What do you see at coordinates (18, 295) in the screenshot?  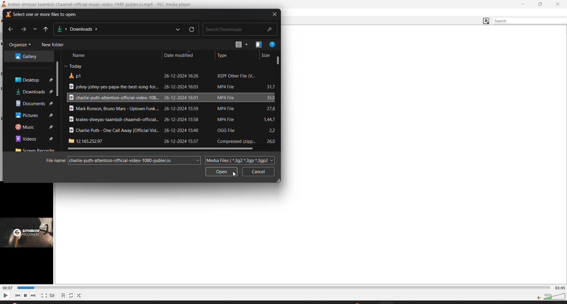 I see `previous` at bounding box center [18, 295].